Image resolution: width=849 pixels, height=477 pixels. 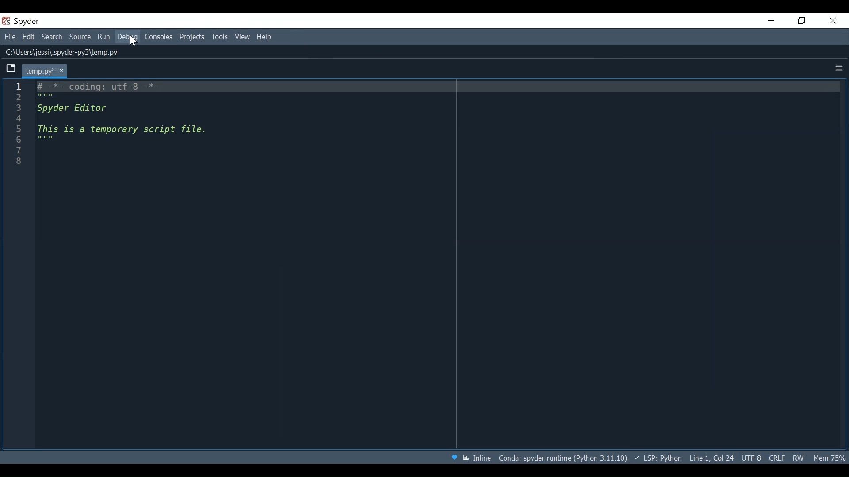 I want to click on Help Spyder, so click(x=454, y=457).